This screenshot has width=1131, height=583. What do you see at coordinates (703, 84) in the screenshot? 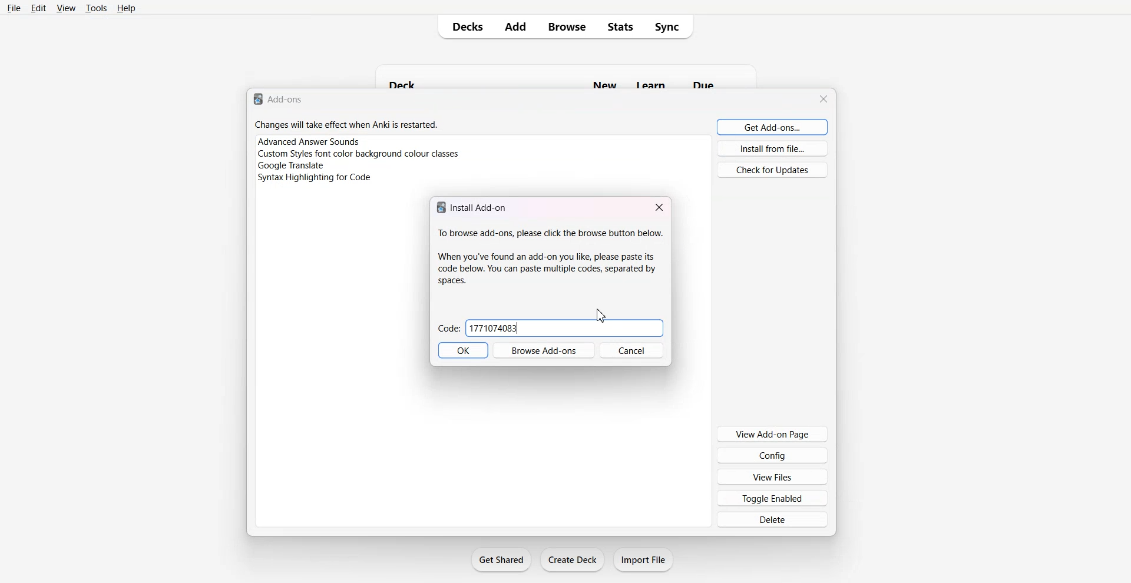
I see `due` at bounding box center [703, 84].